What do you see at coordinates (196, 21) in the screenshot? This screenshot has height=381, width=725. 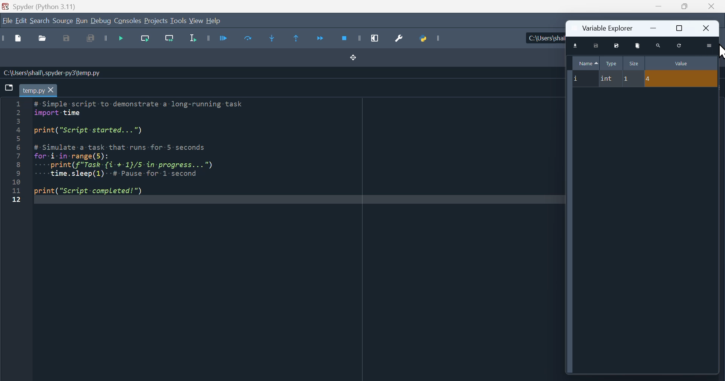 I see `view` at bounding box center [196, 21].